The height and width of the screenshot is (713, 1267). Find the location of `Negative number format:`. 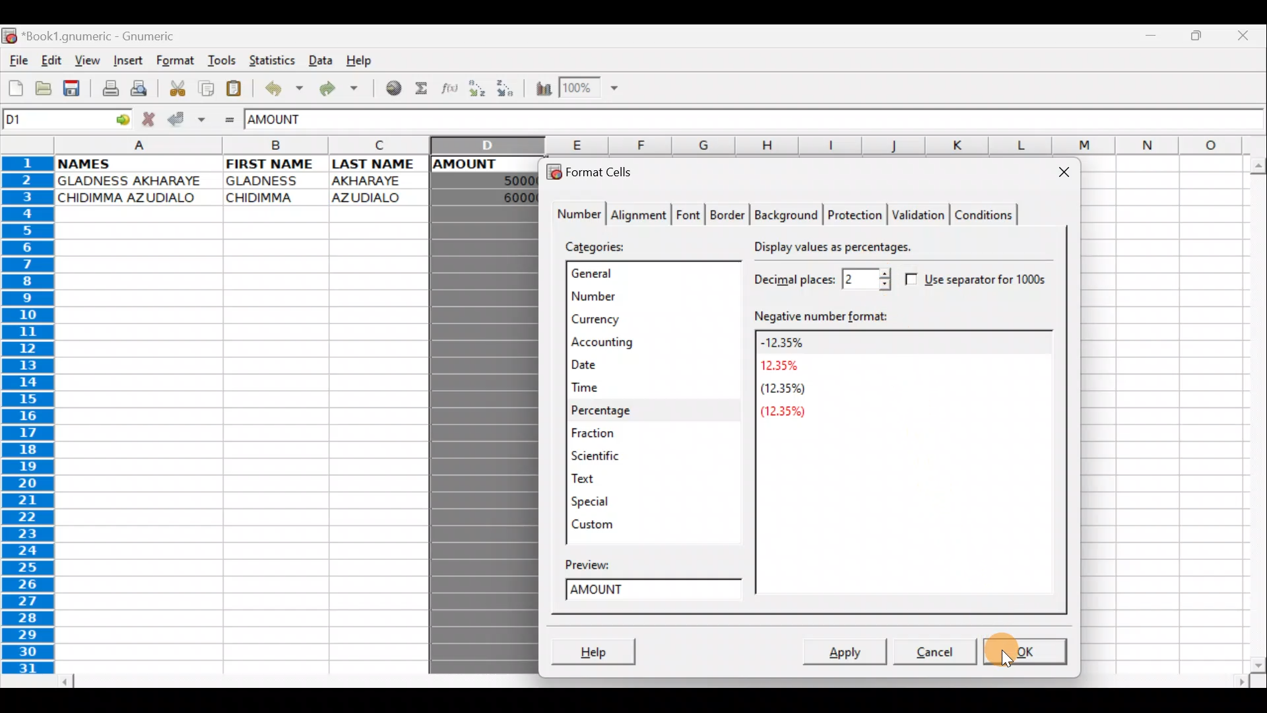

Negative number format: is located at coordinates (900, 316).